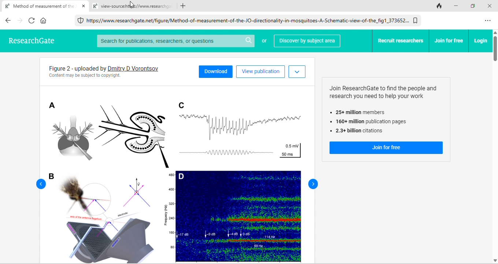 The image size is (498, 264). I want to click on close current tab, so click(83, 7).